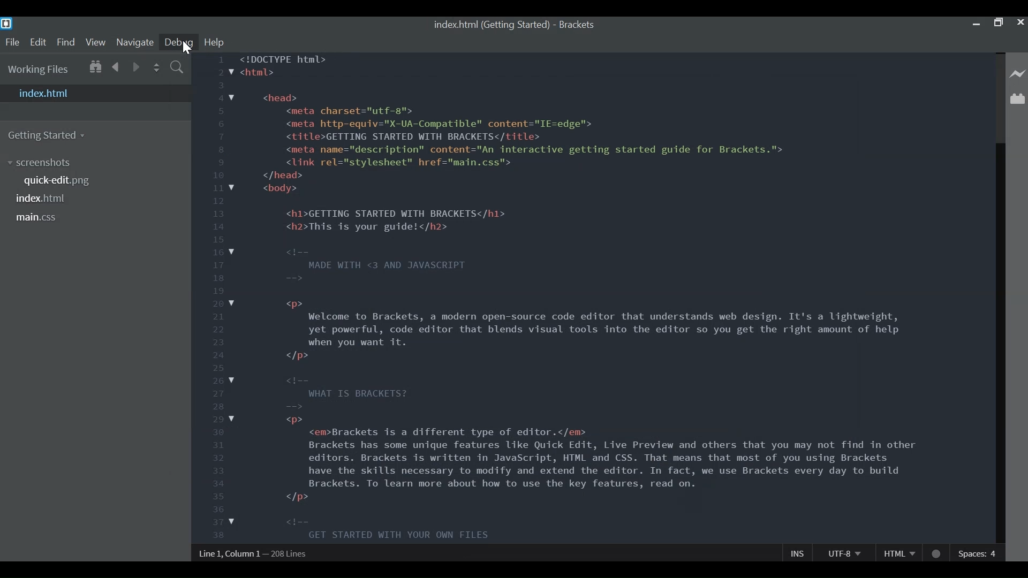 This screenshot has height=578, width=1028. Describe the element at coordinates (936, 553) in the screenshot. I see `No Linter Available for HTML` at that location.